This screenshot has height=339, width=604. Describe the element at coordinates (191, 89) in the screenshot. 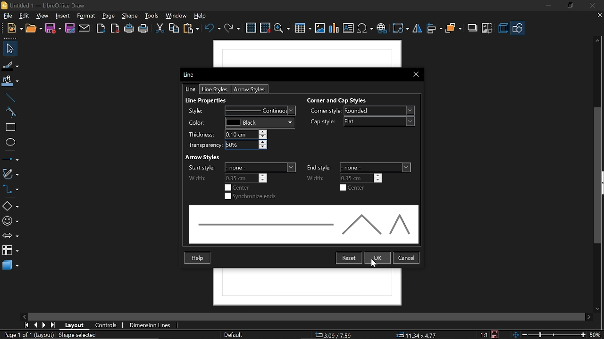

I see `Line` at that location.